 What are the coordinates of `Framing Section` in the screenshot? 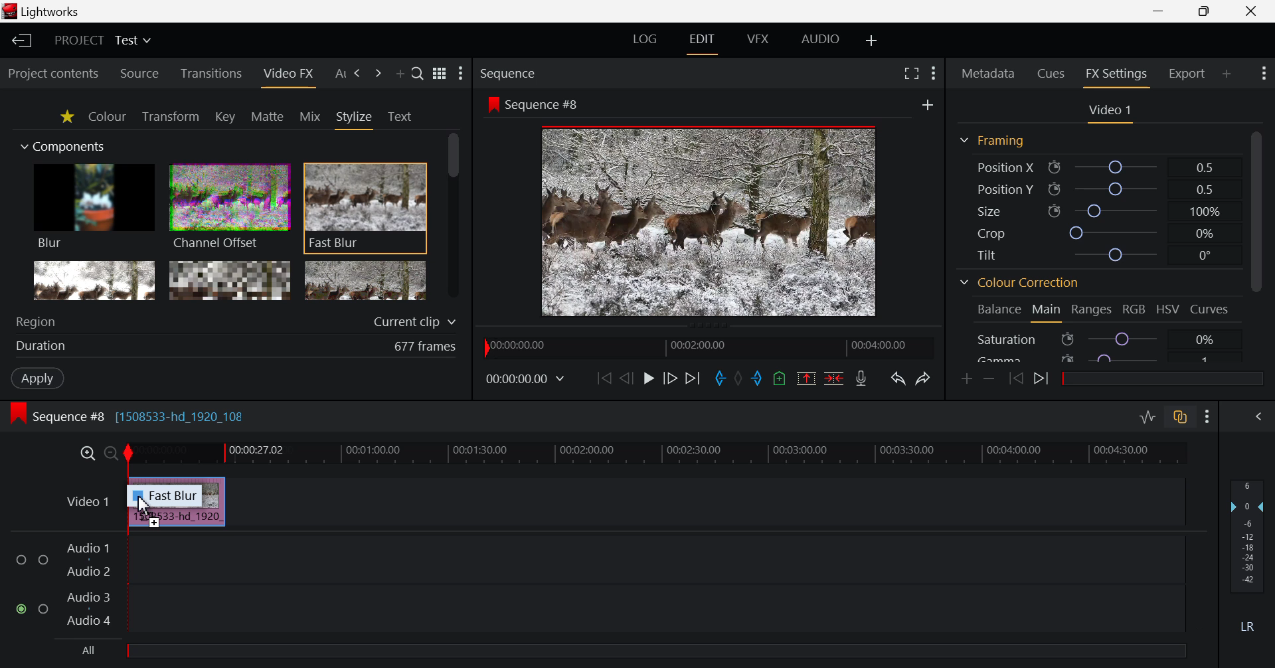 It's located at (993, 139).